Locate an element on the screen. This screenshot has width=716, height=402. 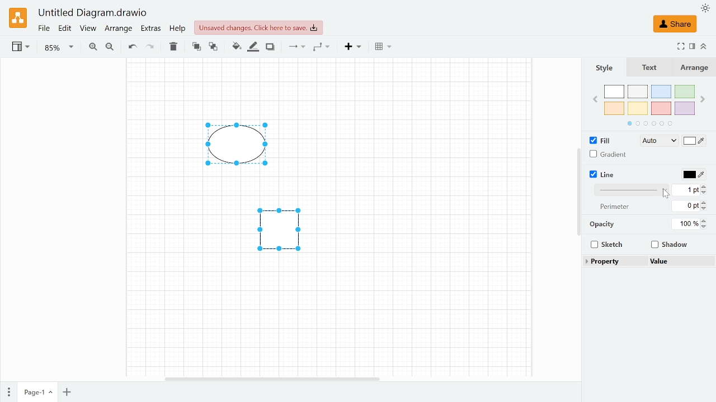
Collapse is located at coordinates (704, 46).